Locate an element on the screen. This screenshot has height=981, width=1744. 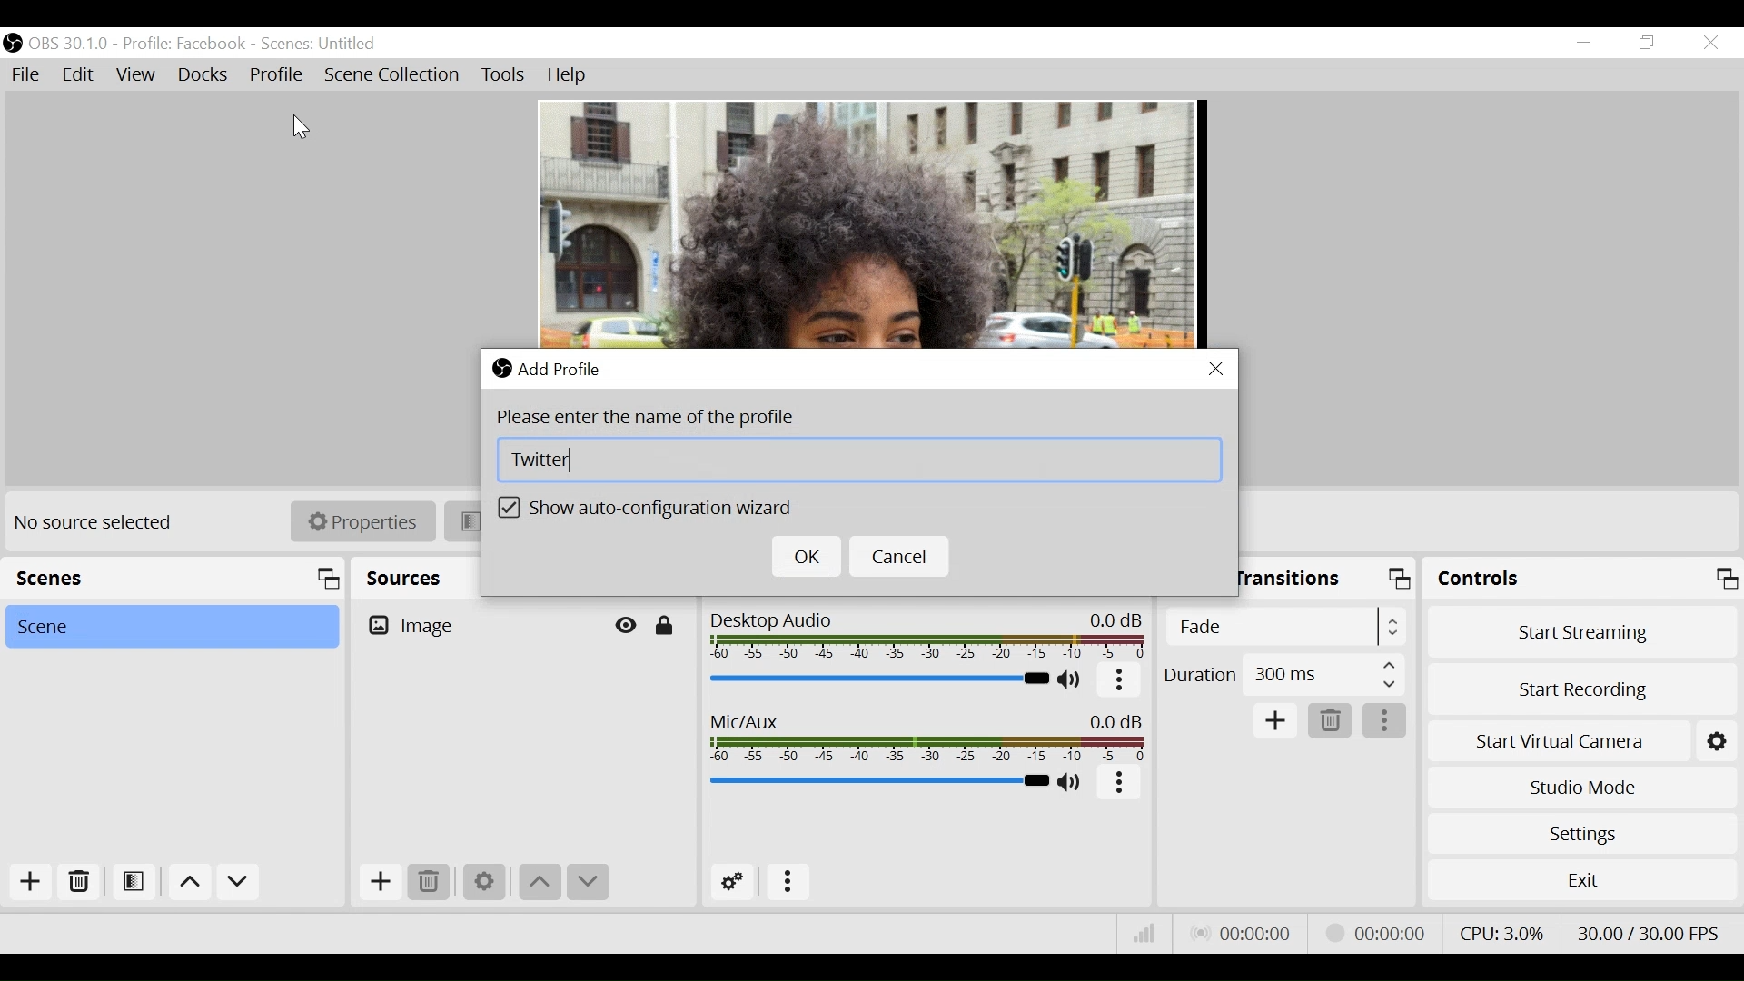
Scenes Panel is located at coordinates (173, 578).